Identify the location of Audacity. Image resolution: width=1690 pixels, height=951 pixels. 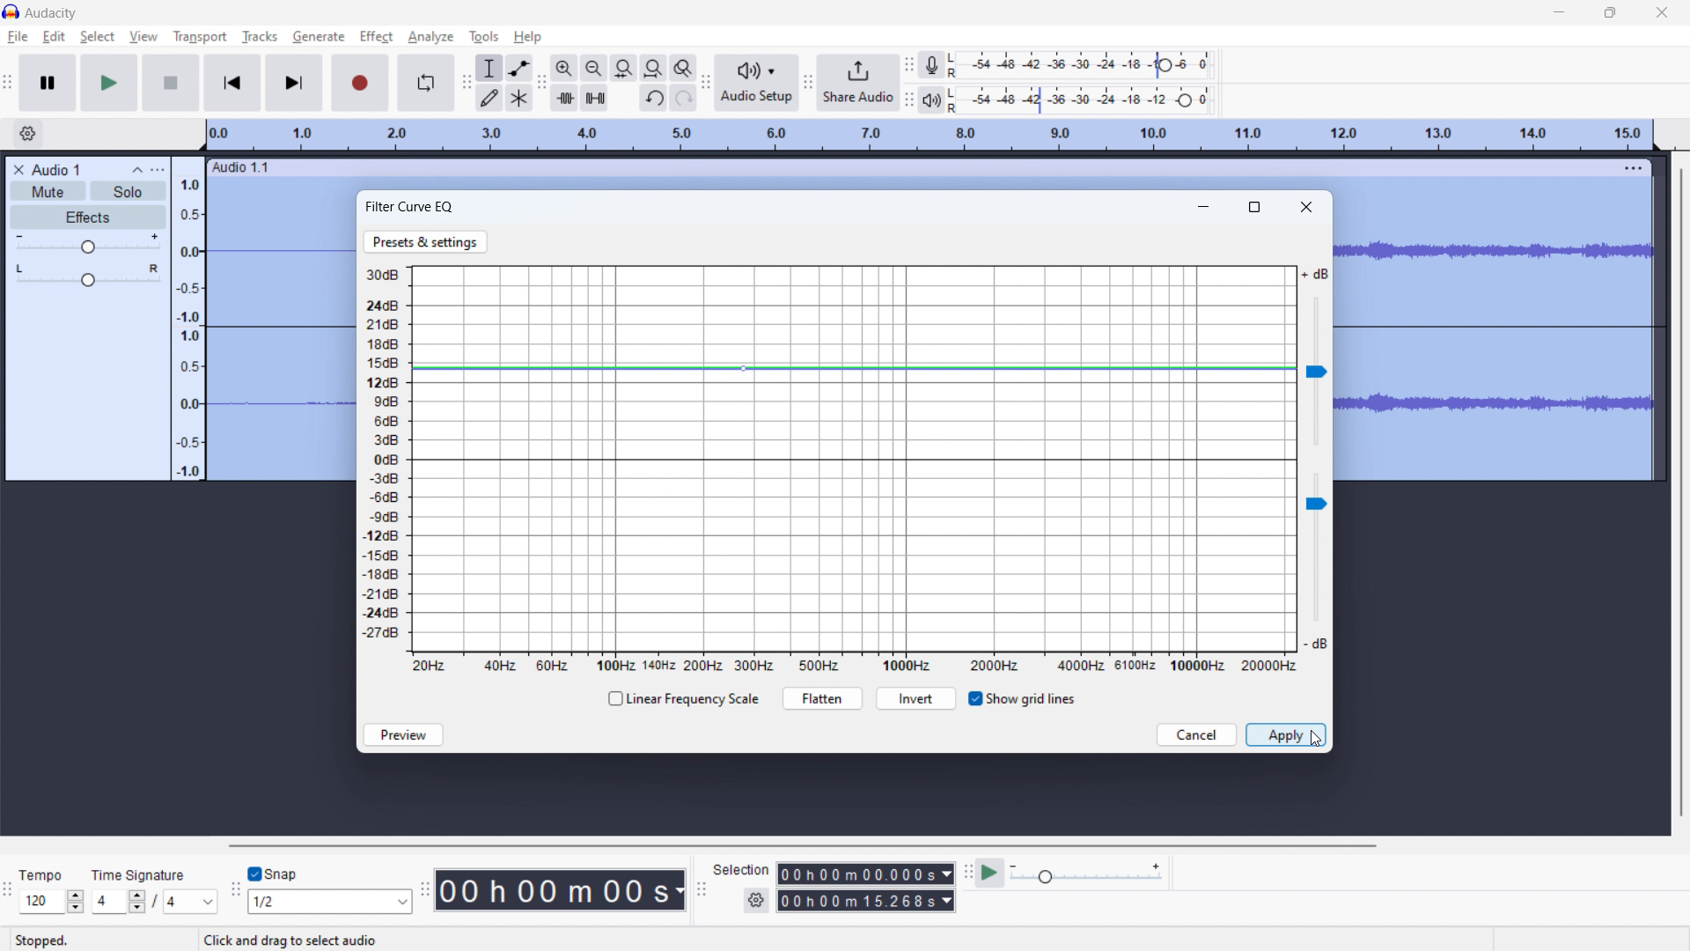
(52, 13).